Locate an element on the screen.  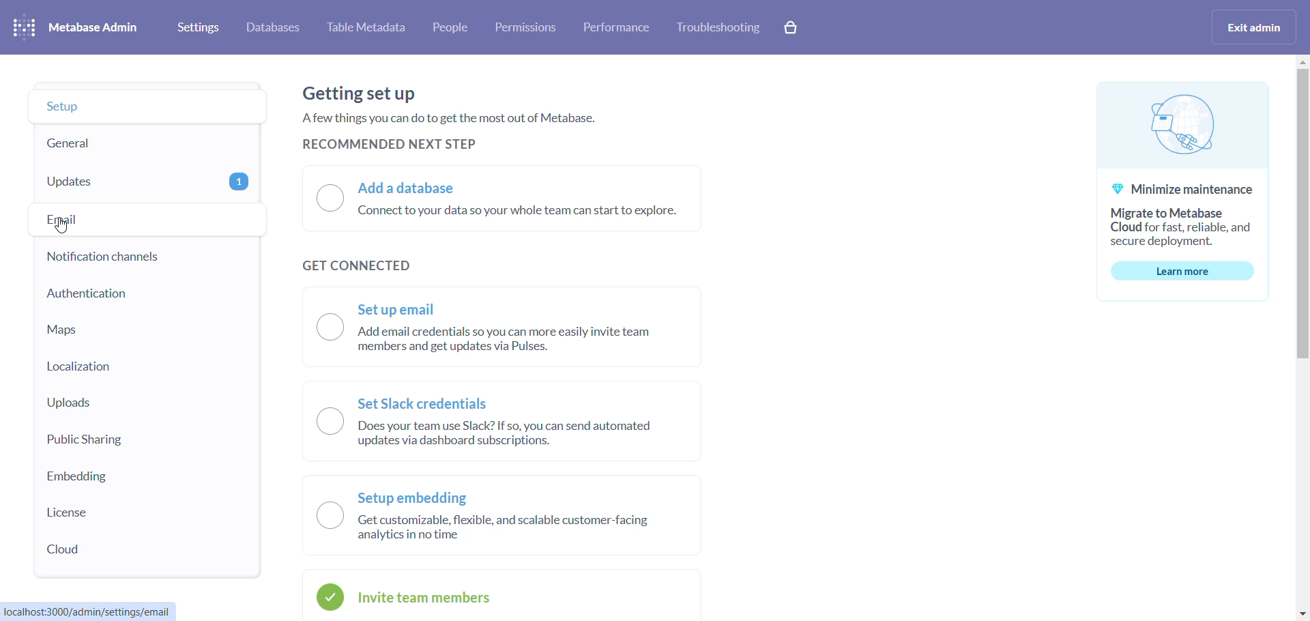
O Add a database
Connect to your data so your whole team can start to explore. is located at coordinates (497, 206).